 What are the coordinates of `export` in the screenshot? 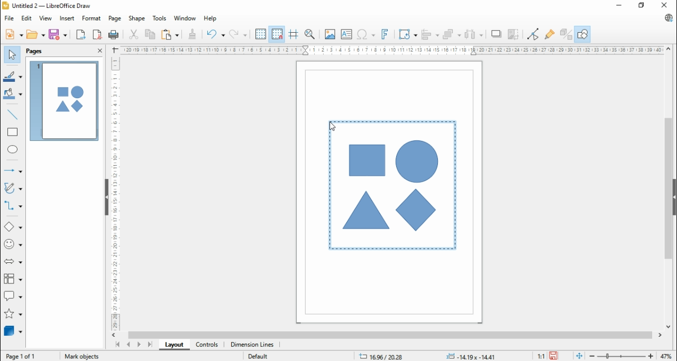 It's located at (81, 34).